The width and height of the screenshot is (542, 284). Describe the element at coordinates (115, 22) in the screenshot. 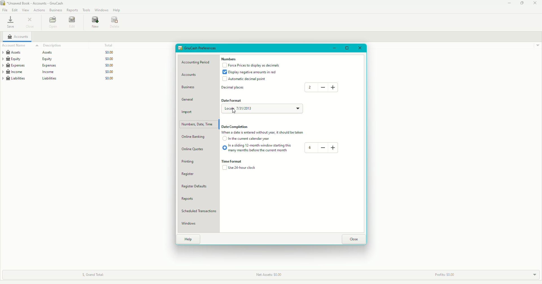

I see `Delete` at that location.